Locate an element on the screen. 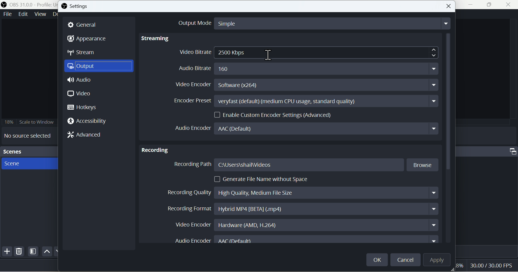  cursor is located at coordinates (271, 54).